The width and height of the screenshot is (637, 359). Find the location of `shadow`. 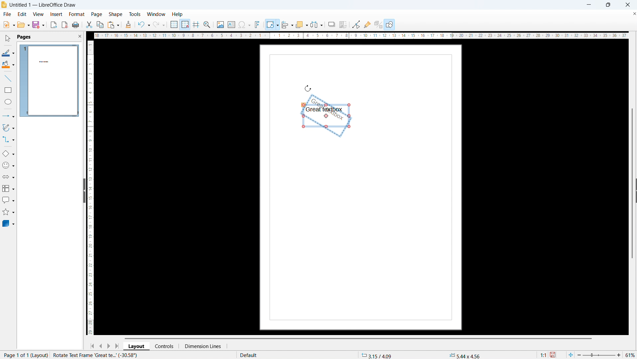

shadow is located at coordinates (331, 24).